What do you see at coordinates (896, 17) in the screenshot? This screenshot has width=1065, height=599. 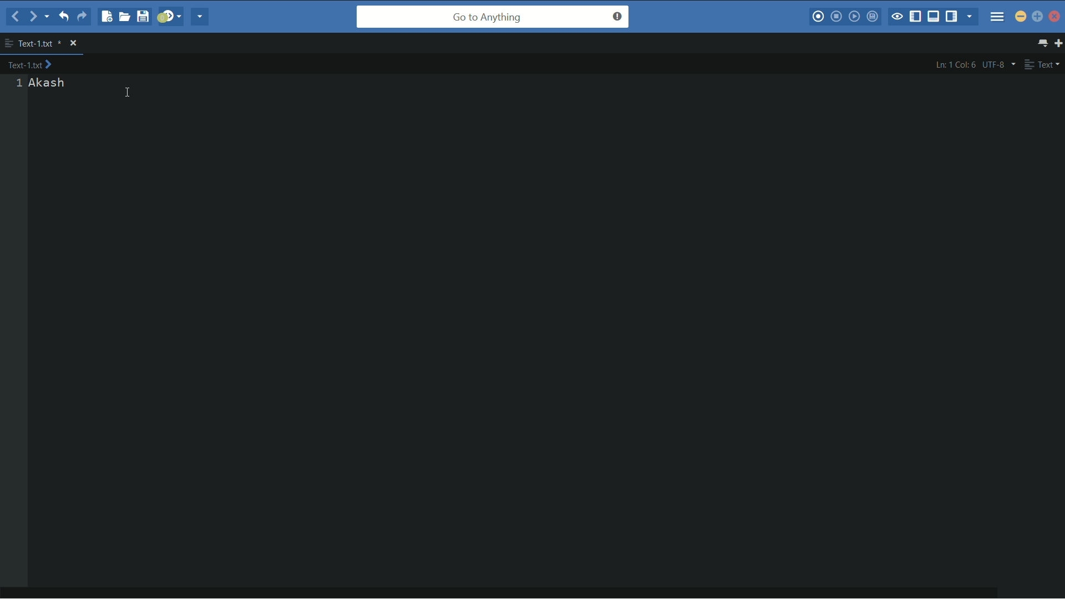 I see `toggle focus mode ` at bounding box center [896, 17].